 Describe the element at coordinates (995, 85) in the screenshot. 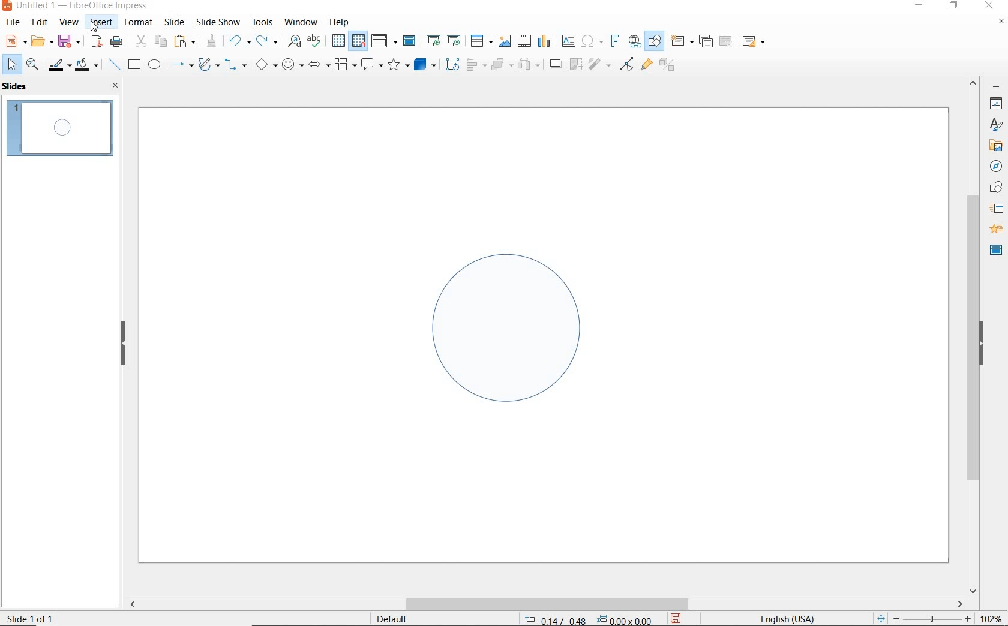

I see `sidebar settings` at that location.